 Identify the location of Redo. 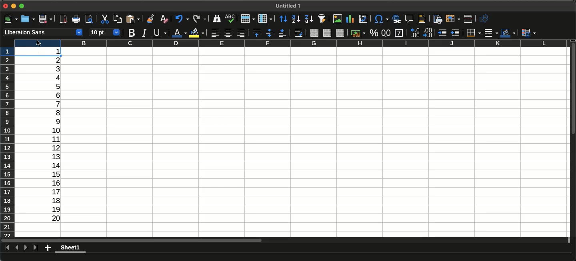
(199, 18).